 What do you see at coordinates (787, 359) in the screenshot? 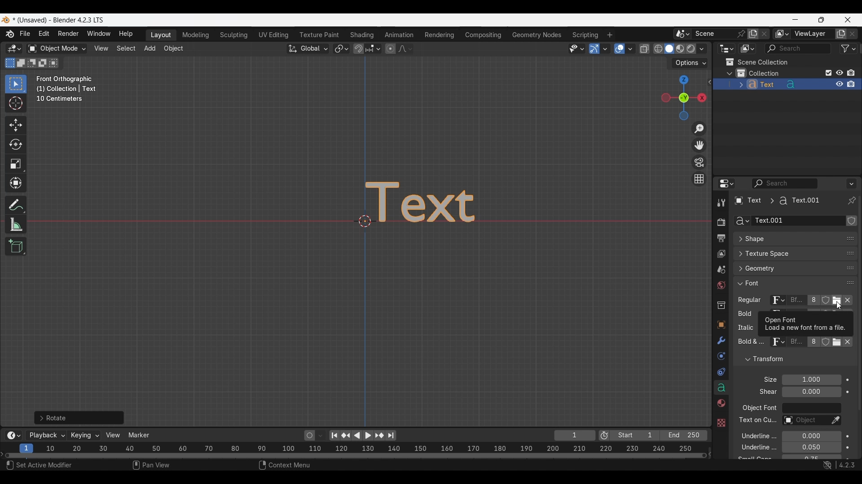
I see `Click to collapse Transform` at bounding box center [787, 359].